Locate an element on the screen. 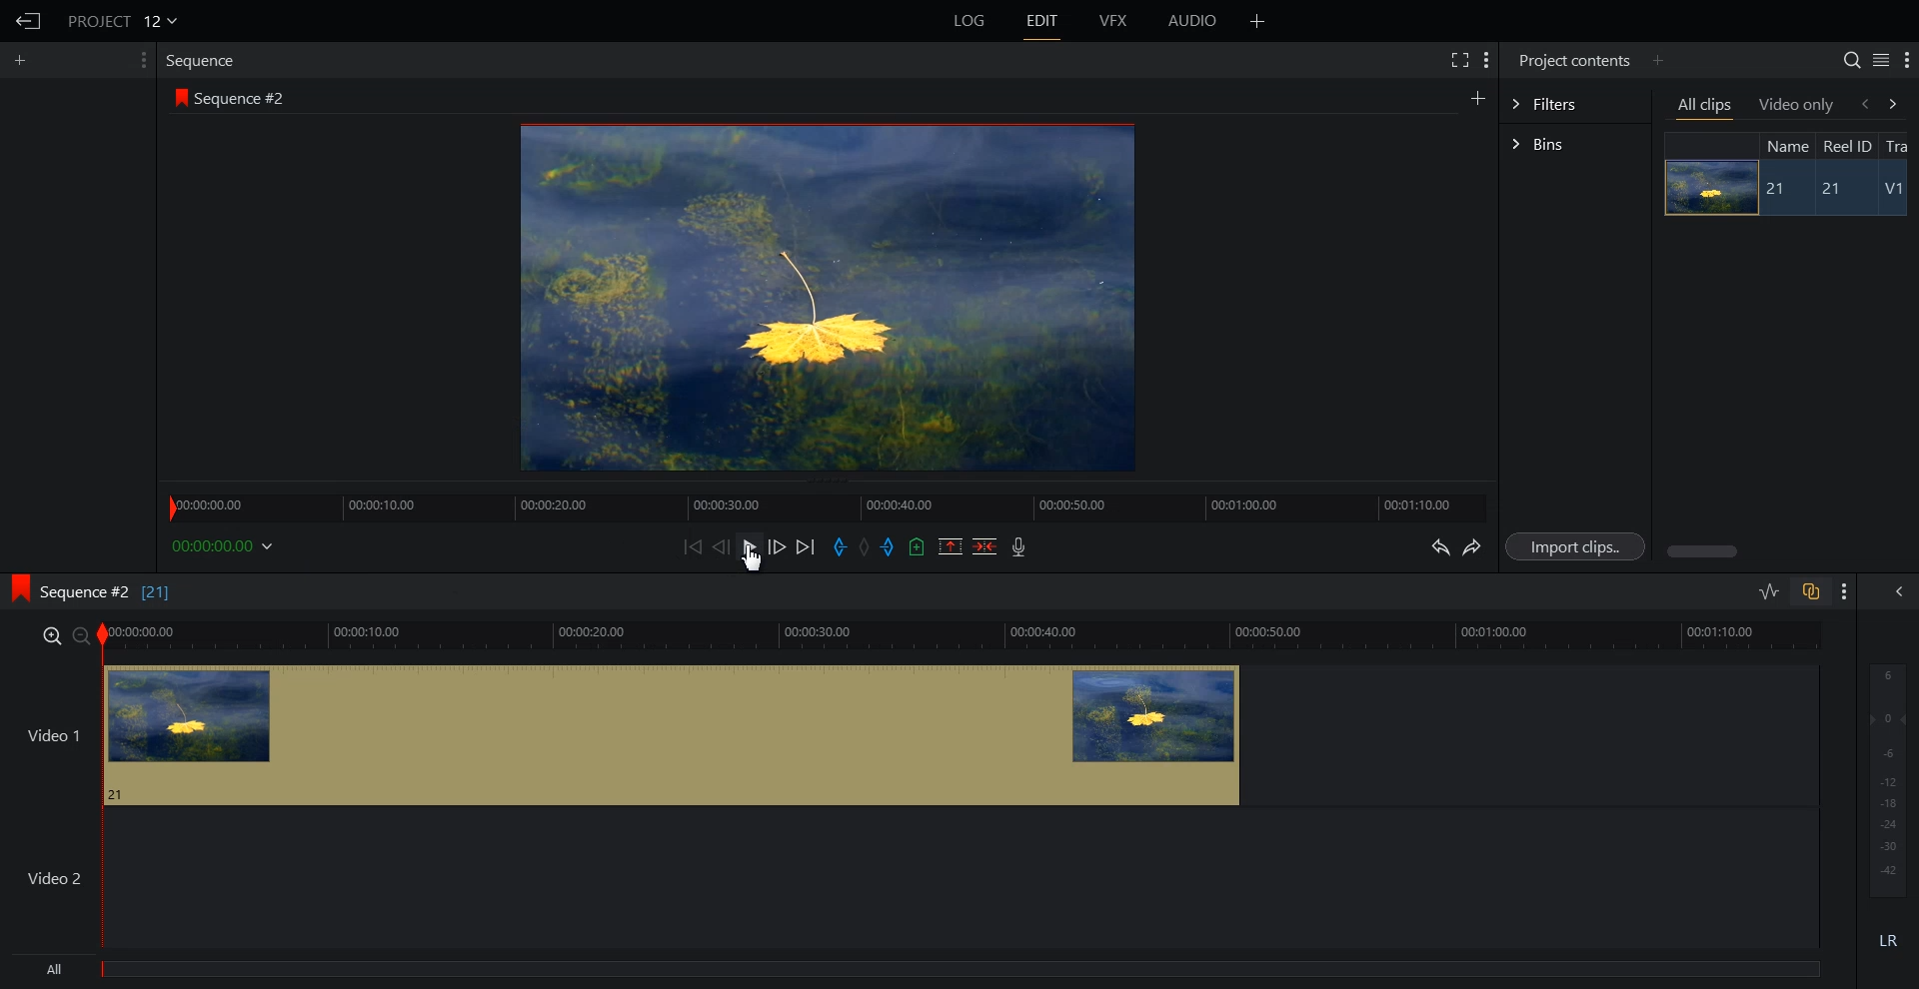 Image resolution: width=1919 pixels, height=989 pixels. VFX is located at coordinates (1114, 21).